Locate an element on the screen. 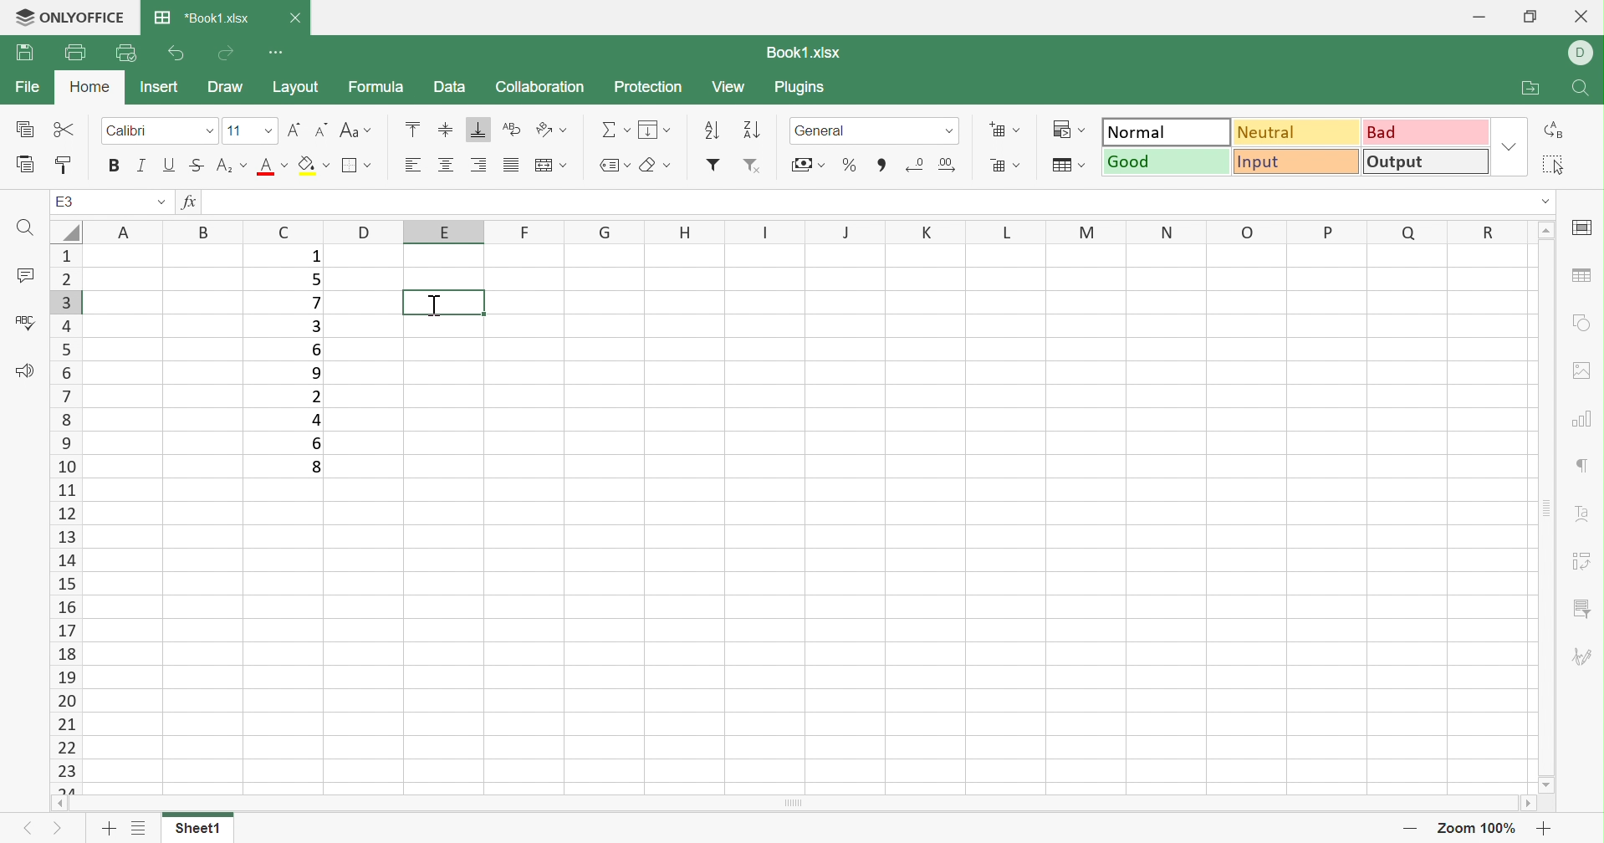 The image size is (1604, 843). Summation is located at coordinates (614, 128).